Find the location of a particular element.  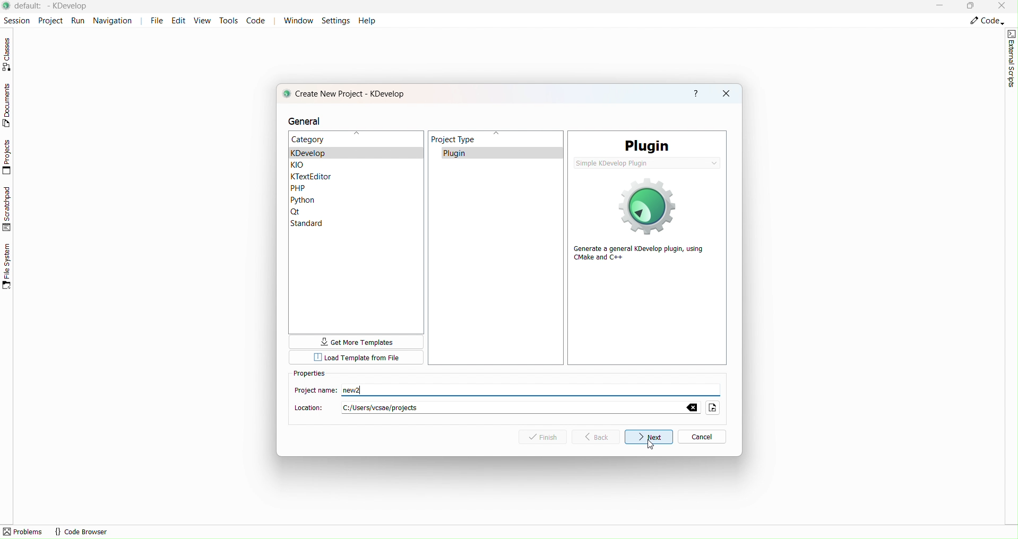

Back is located at coordinates (600, 436).